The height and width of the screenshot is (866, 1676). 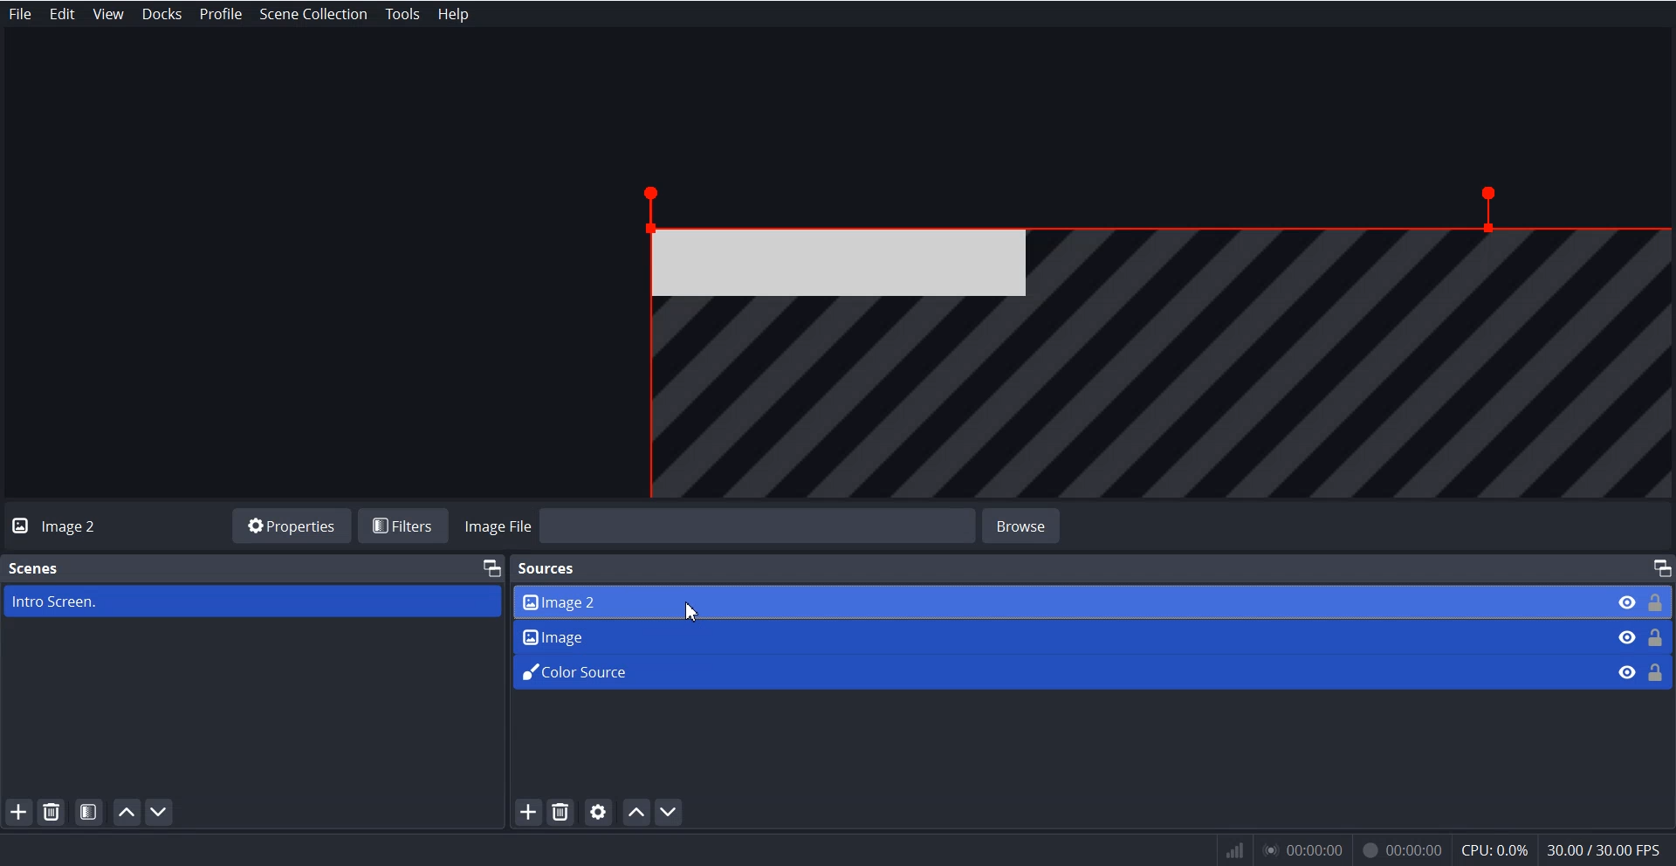 I want to click on Move Source Up, so click(x=636, y=812).